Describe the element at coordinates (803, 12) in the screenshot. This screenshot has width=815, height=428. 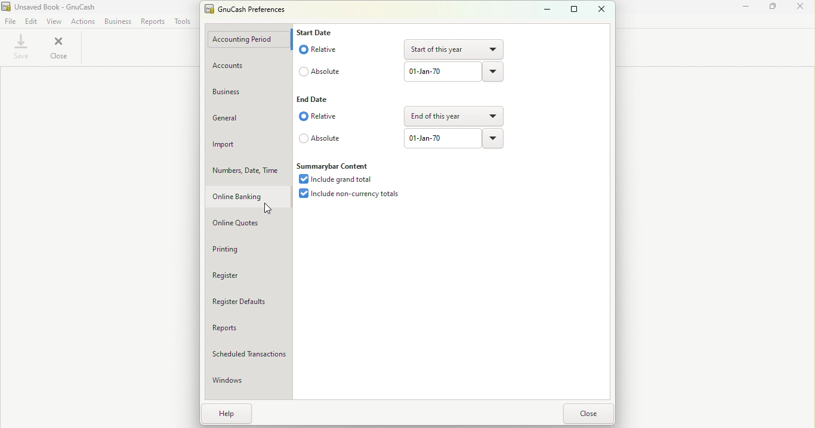
I see `Close` at that location.